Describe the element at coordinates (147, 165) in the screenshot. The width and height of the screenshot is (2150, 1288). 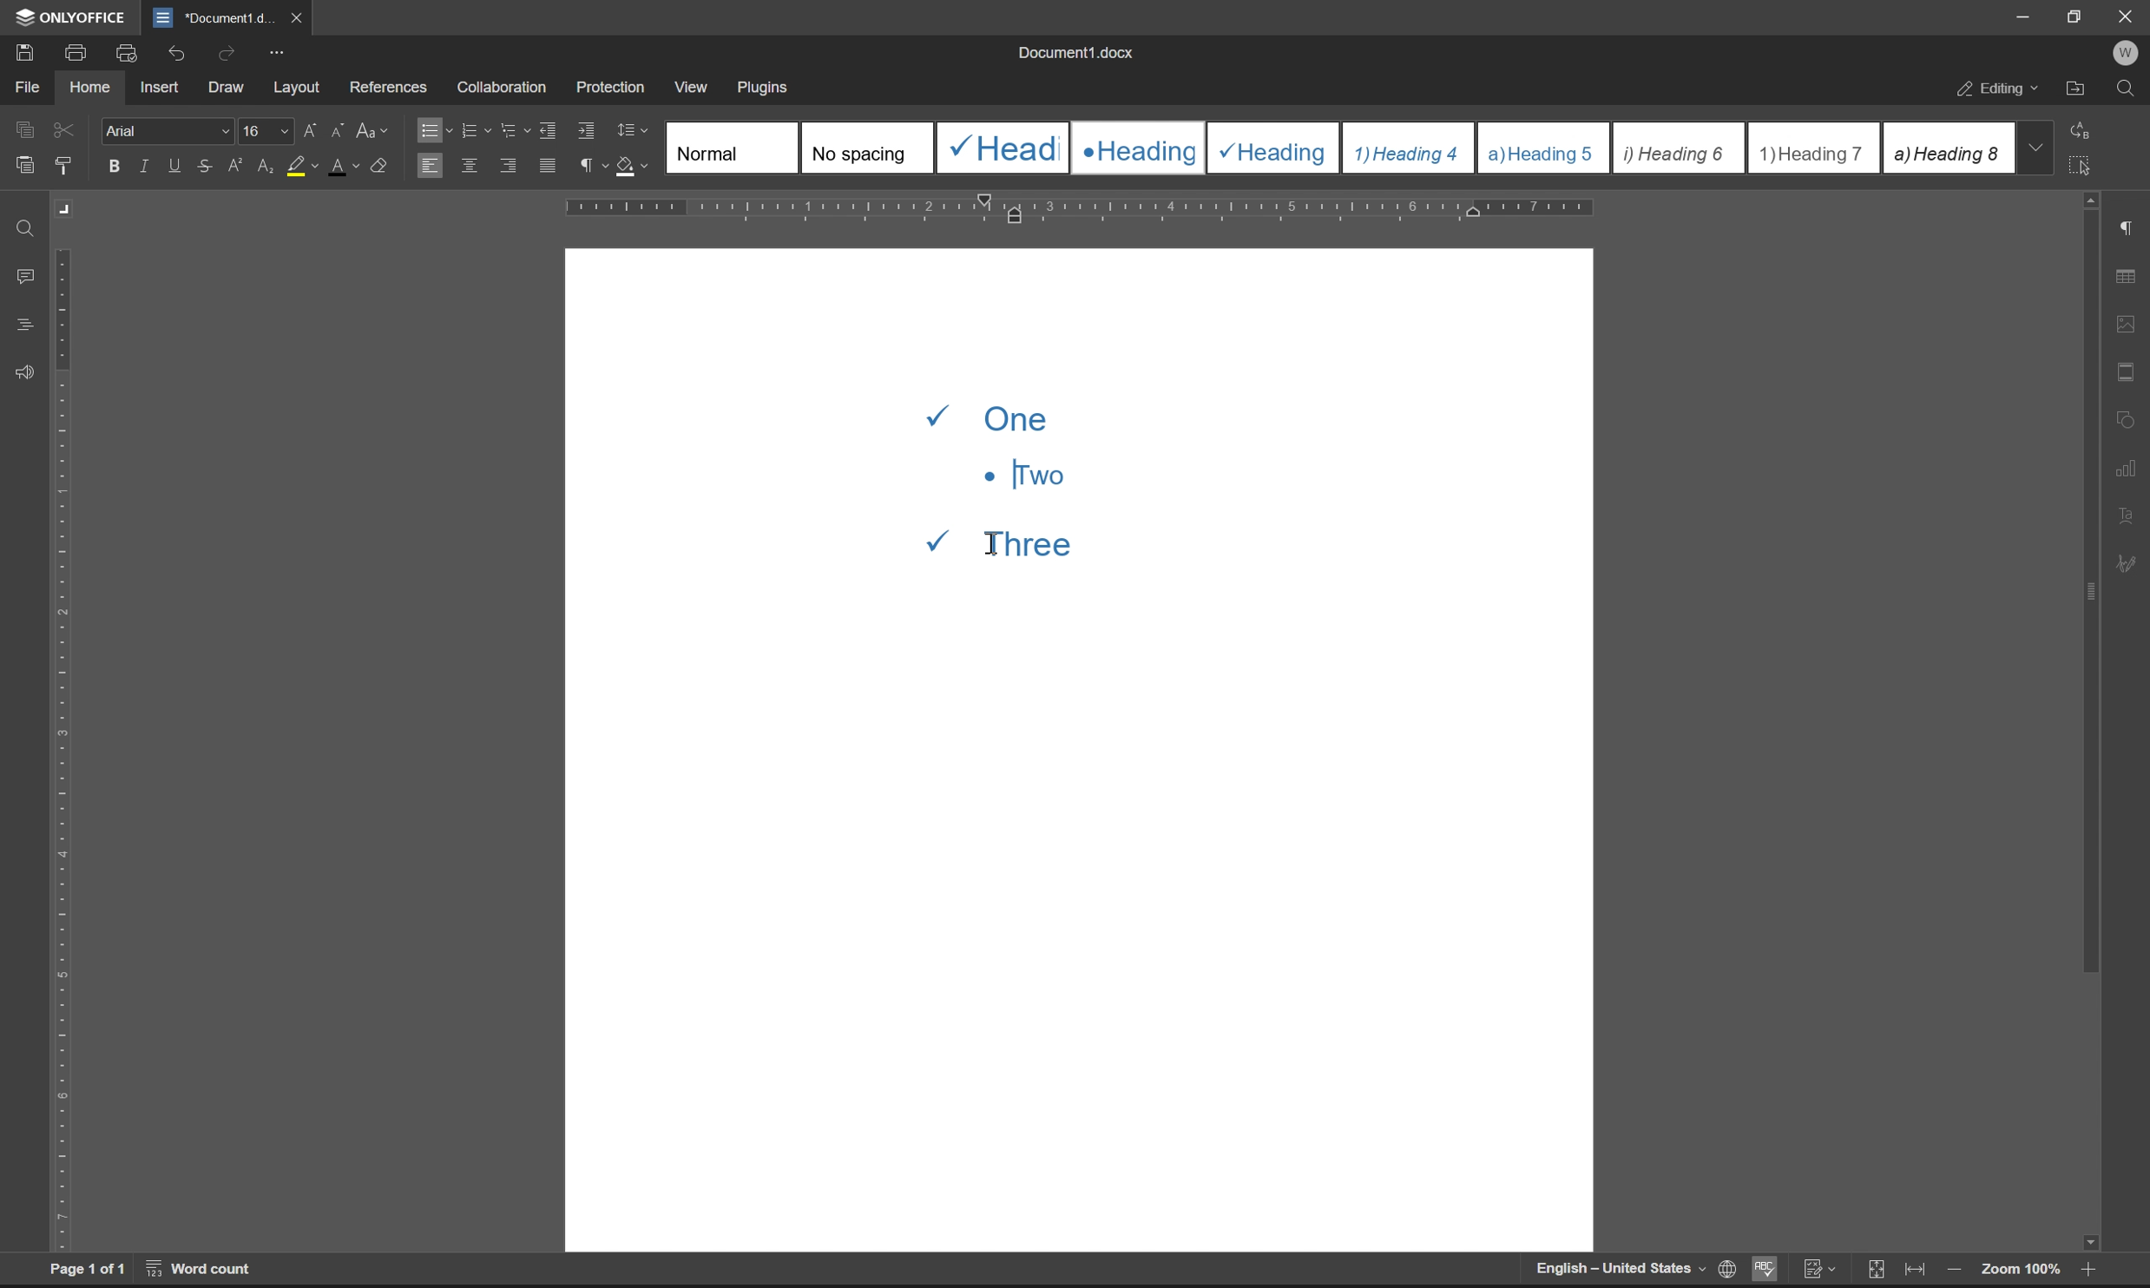
I see `italic` at that location.